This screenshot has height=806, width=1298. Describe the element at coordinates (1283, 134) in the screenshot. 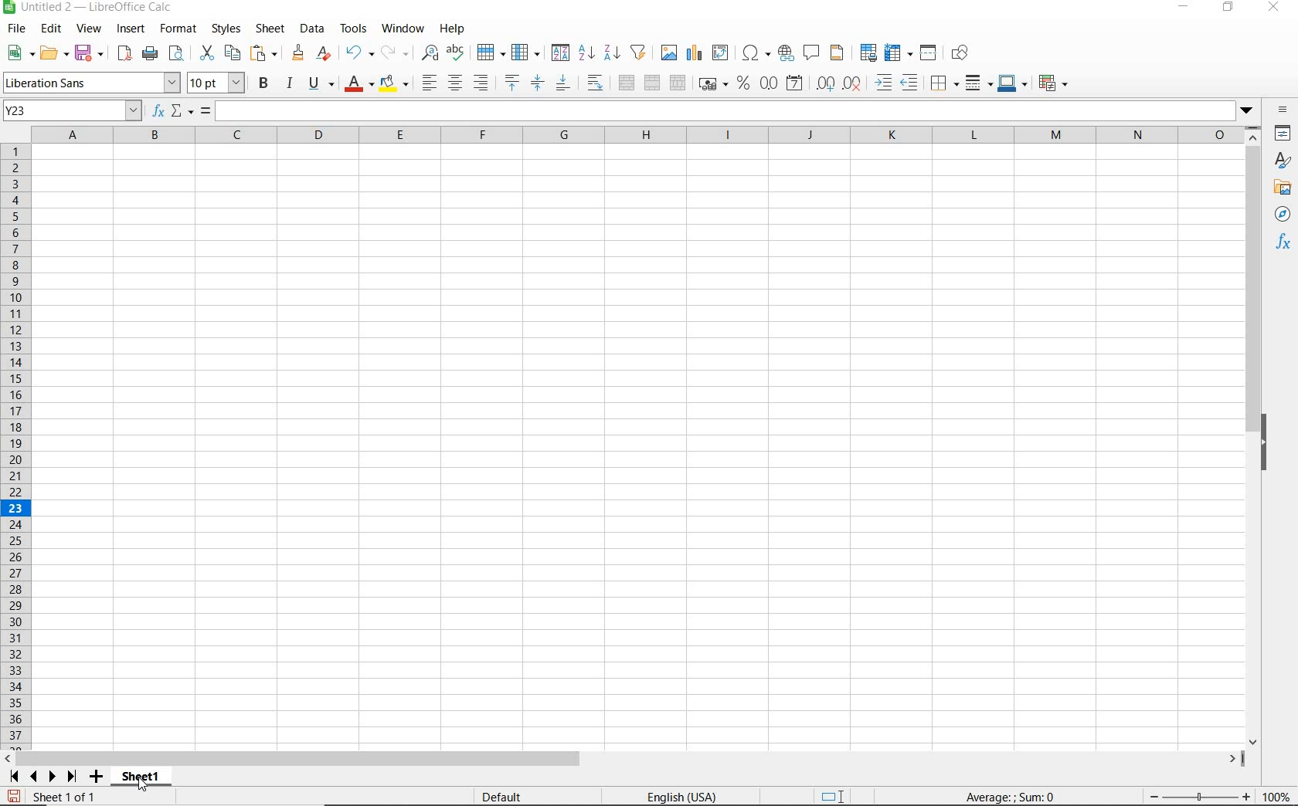

I see `PROPERTIES` at that location.